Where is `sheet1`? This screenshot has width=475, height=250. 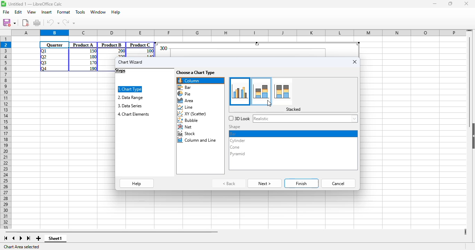 sheet1 is located at coordinates (55, 239).